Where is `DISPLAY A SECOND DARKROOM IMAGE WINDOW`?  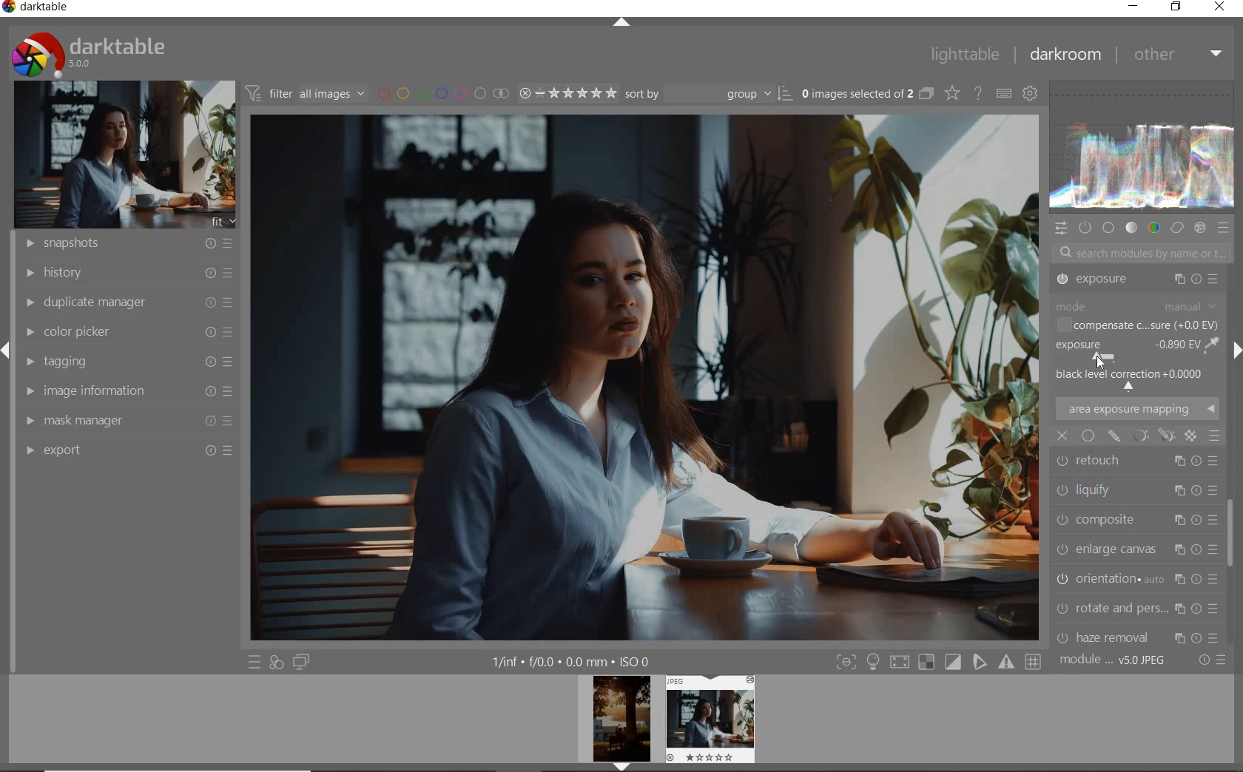 DISPLAY A SECOND DARKROOM IMAGE WINDOW is located at coordinates (302, 663).